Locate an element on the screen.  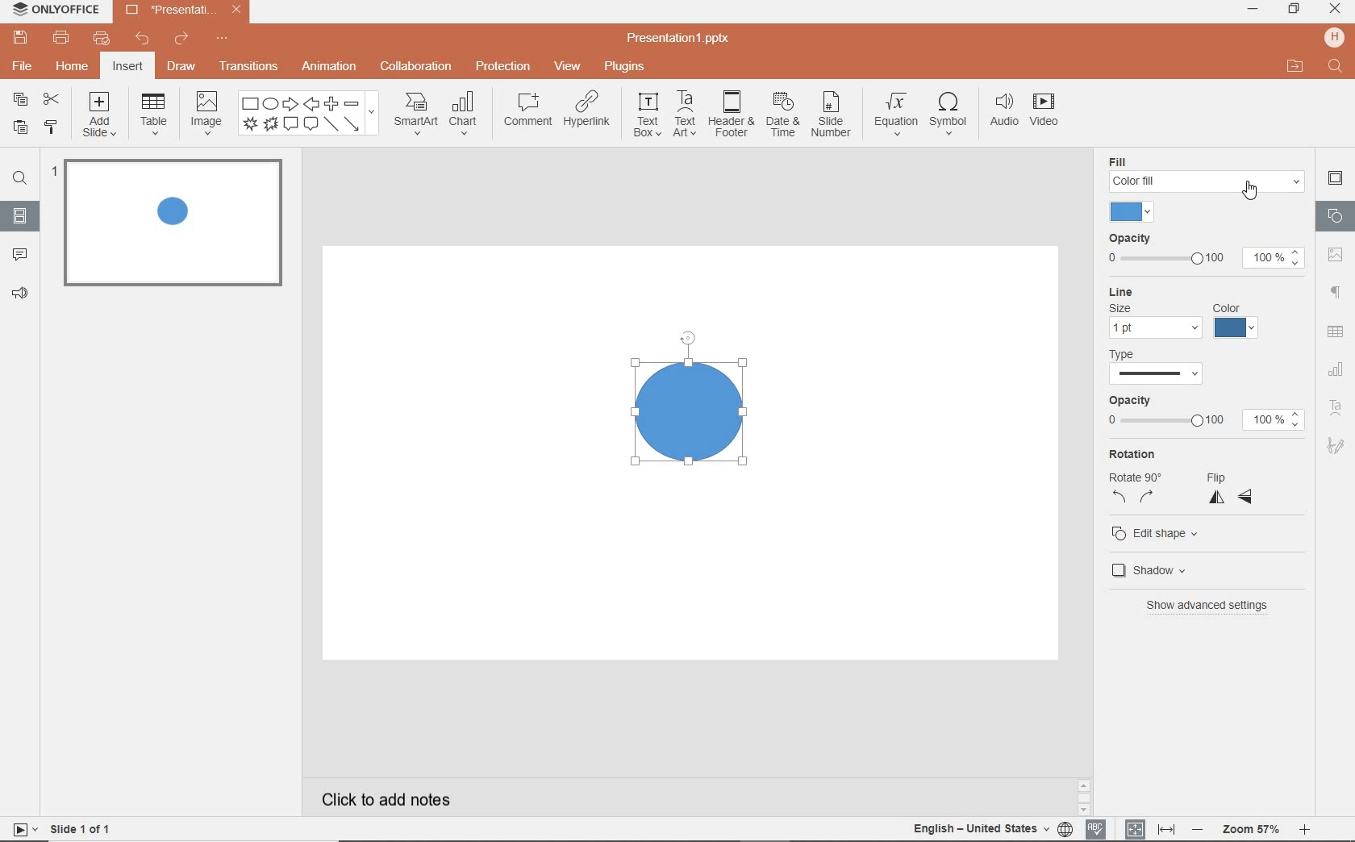
slide settings is located at coordinates (1335, 178).